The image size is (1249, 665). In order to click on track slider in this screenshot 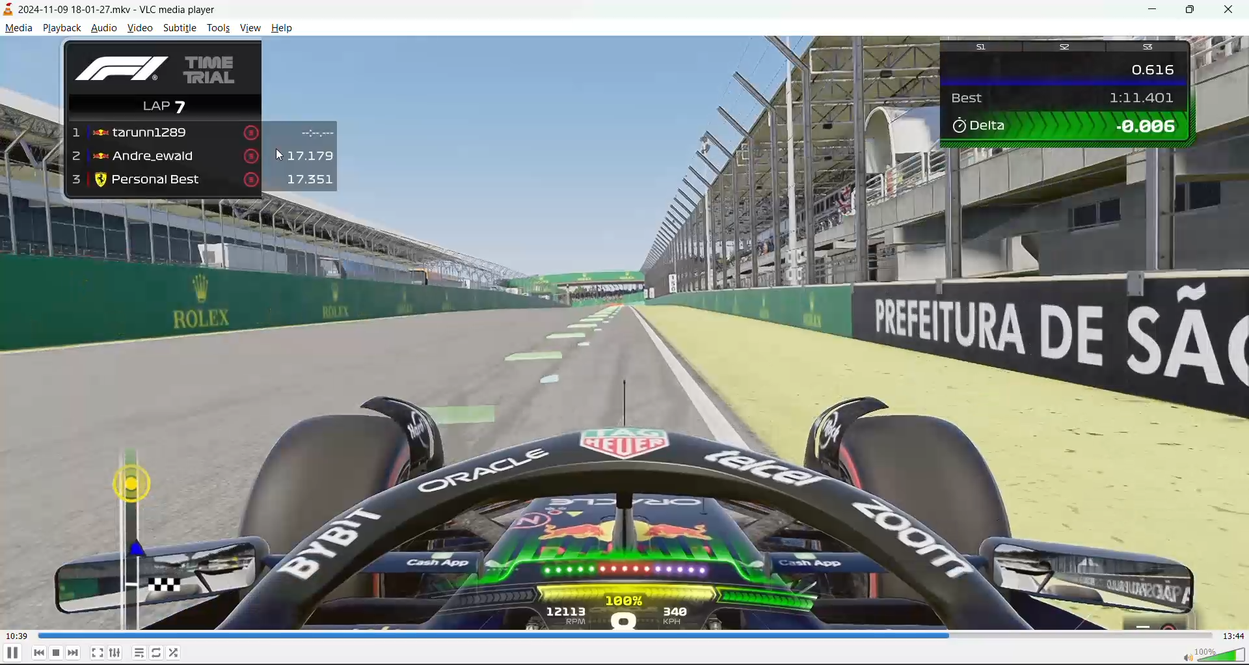, I will do `click(623, 635)`.